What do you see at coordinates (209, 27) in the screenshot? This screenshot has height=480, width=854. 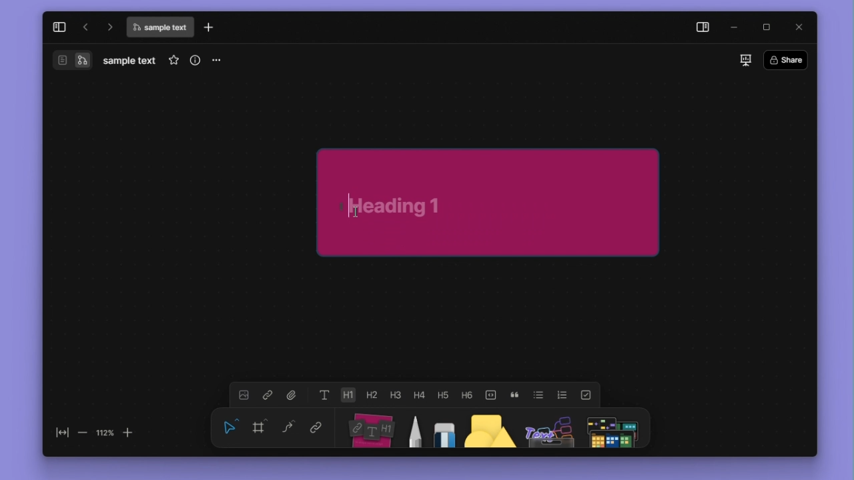 I see `new tab` at bounding box center [209, 27].